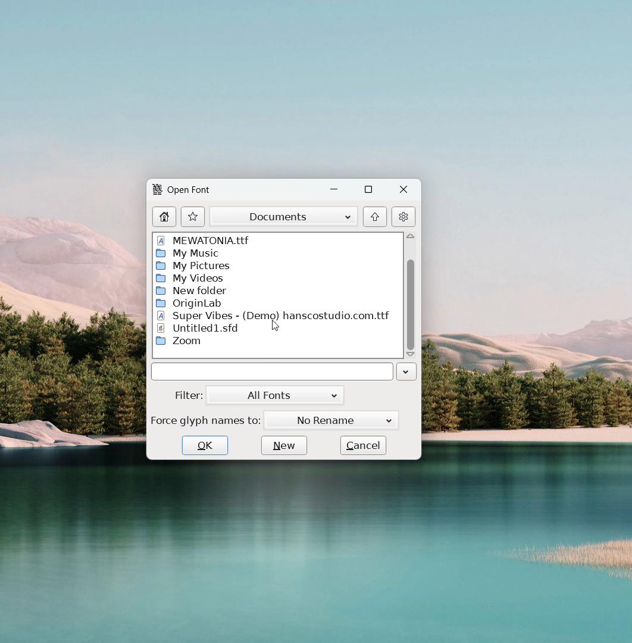 This screenshot has height=643, width=632. Describe the element at coordinates (285, 216) in the screenshot. I see `documents` at that location.